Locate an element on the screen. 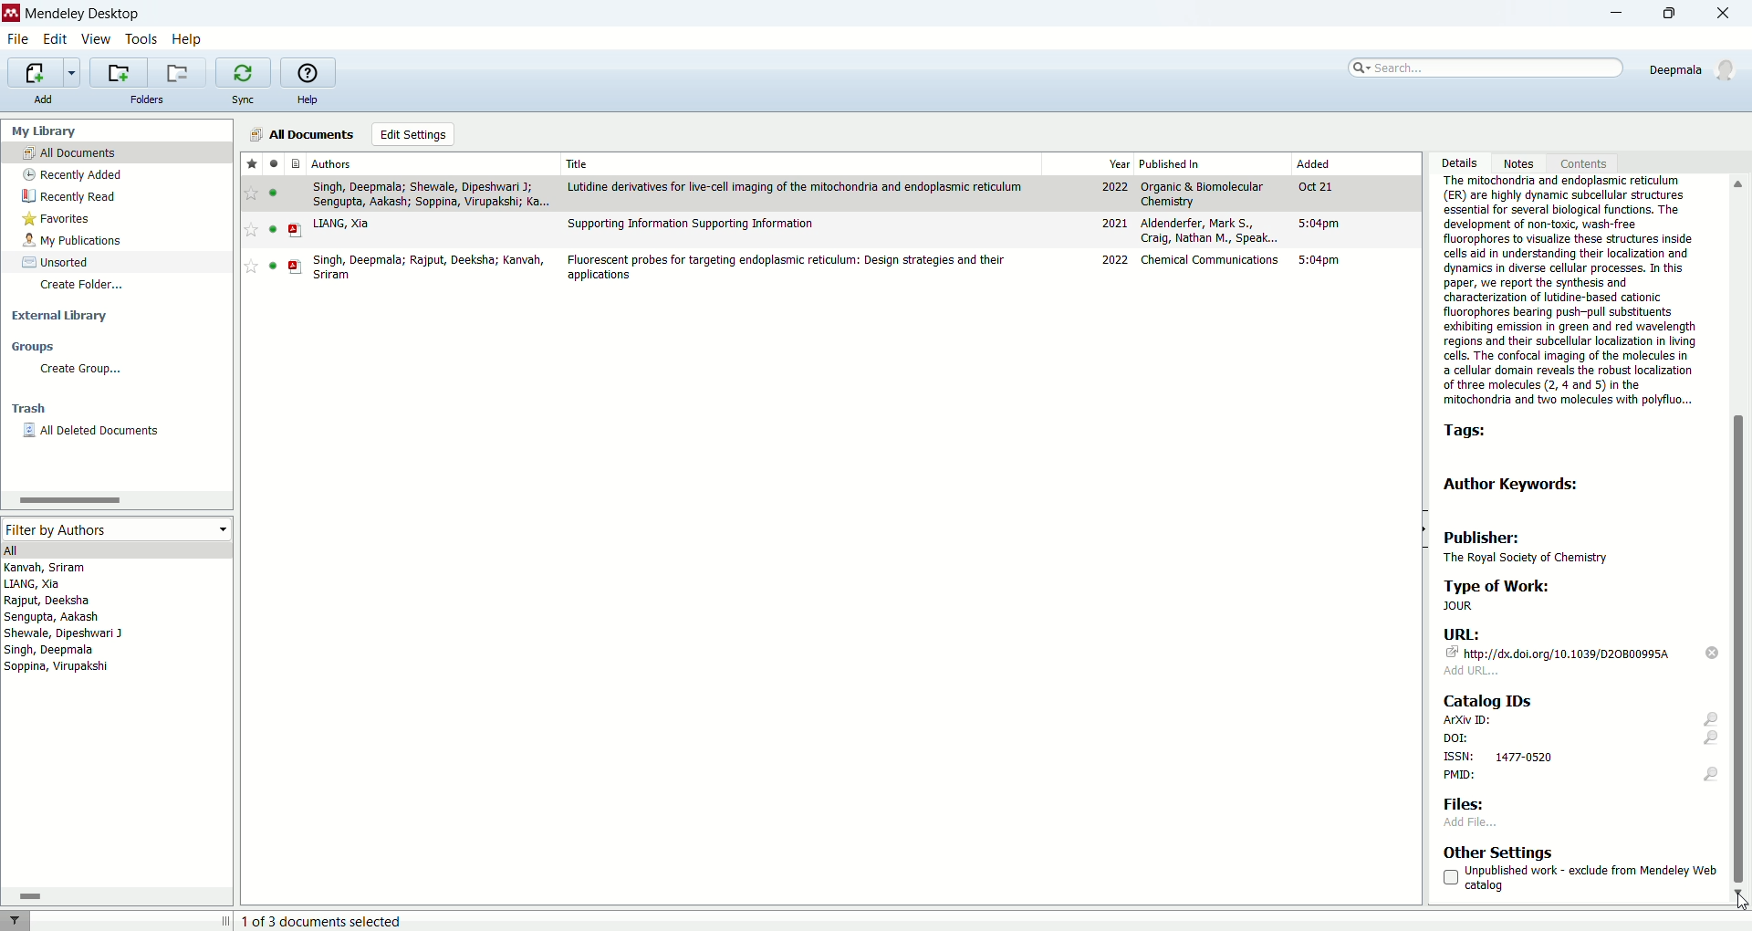 This screenshot has width=1752, height=931. ISSN: 1477-0520 is located at coordinates (1501, 756).